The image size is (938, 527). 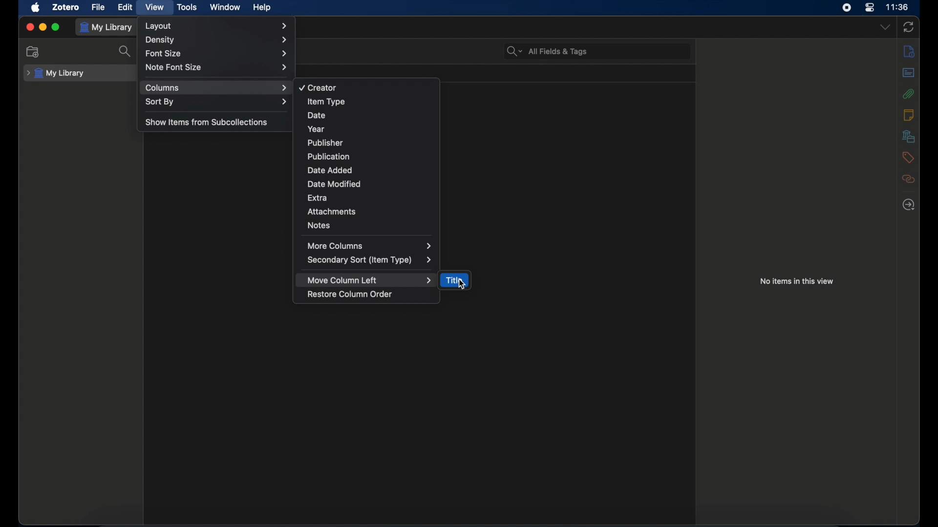 What do you see at coordinates (216, 67) in the screenshot?
I see `note font size` at bounding box center [216, 67].